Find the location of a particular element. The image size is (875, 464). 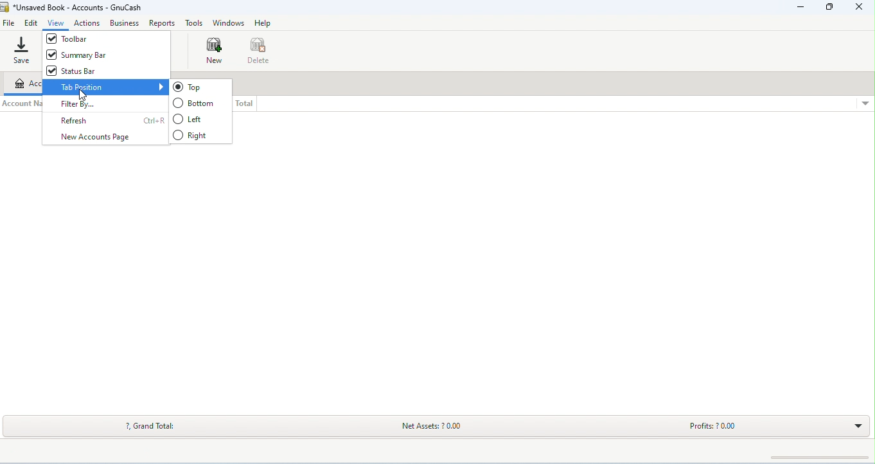

title is located at coordinates (73, 8).